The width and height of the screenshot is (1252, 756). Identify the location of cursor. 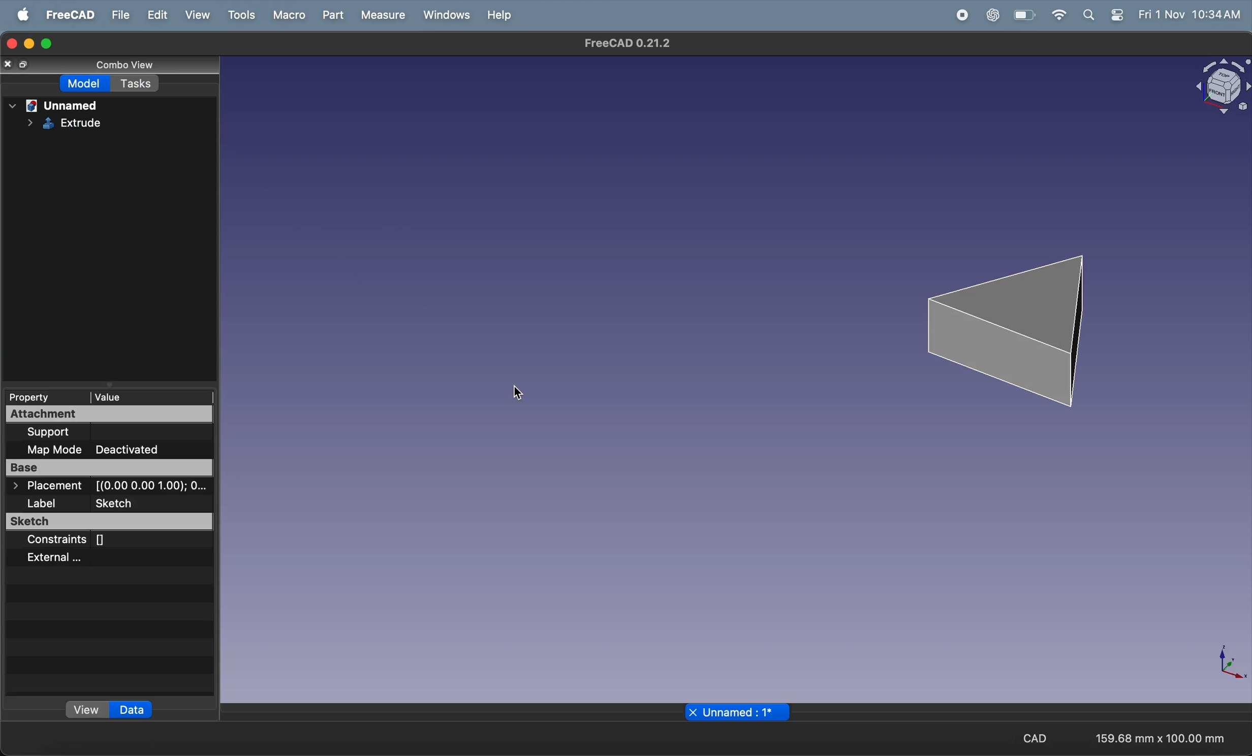
(520, 393).